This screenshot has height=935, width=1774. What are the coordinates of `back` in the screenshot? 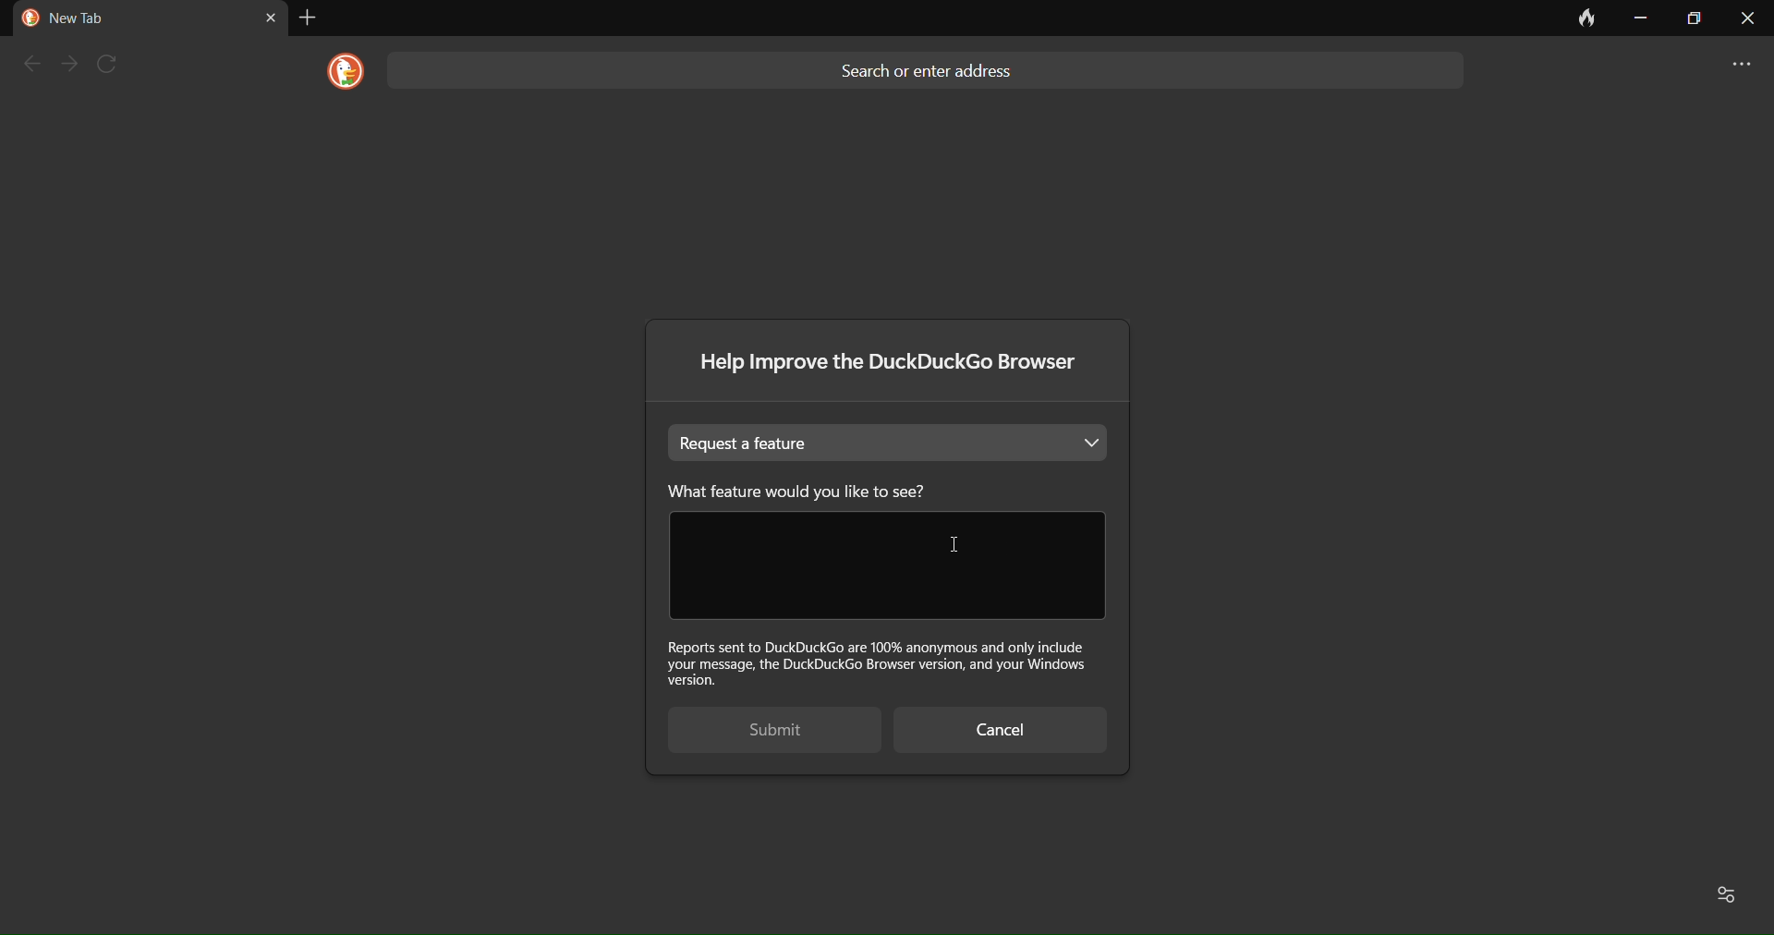 It's located at (30, 64).